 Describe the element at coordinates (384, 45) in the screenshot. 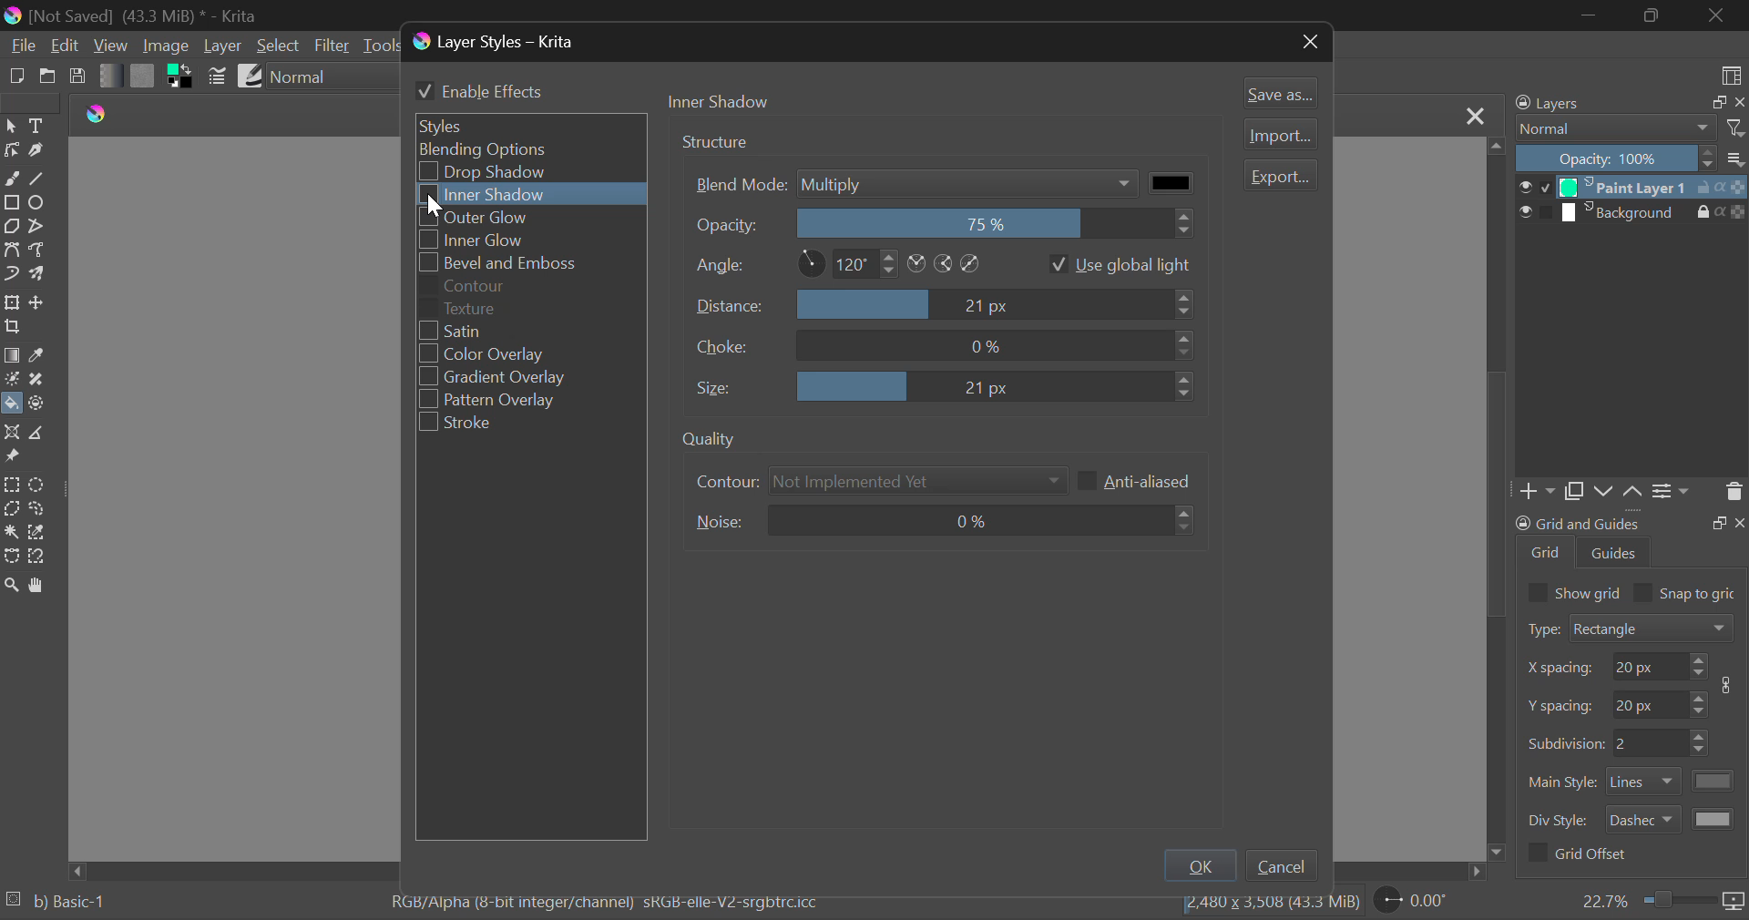

I see `Tools` at that location.